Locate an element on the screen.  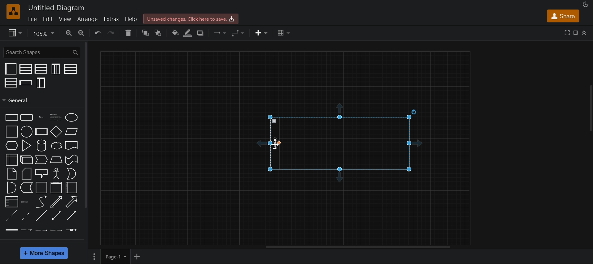
general is located at coordinates (86, 124).